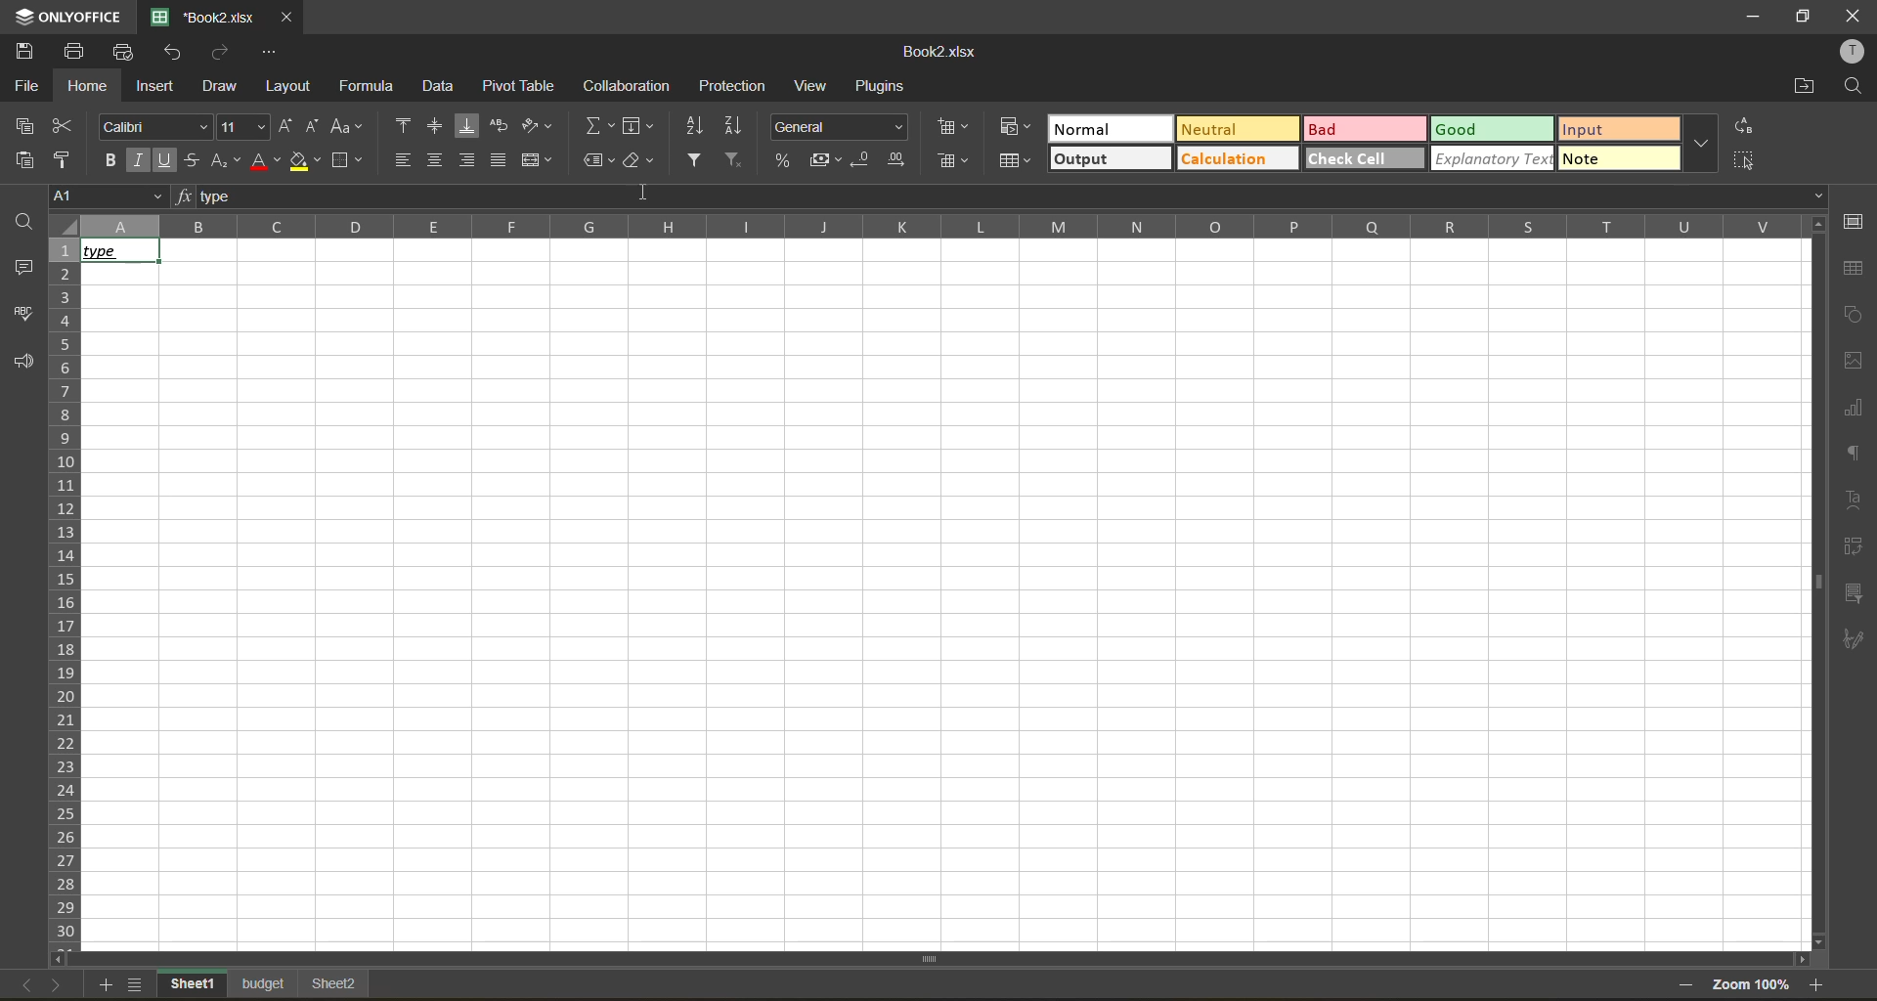 Image resolution: width=1877 pixels, height=1001 pixels. What do you see at coordinates (1853, 91) in the screenshot?
I see `find` at bounding box center [1853, 91].